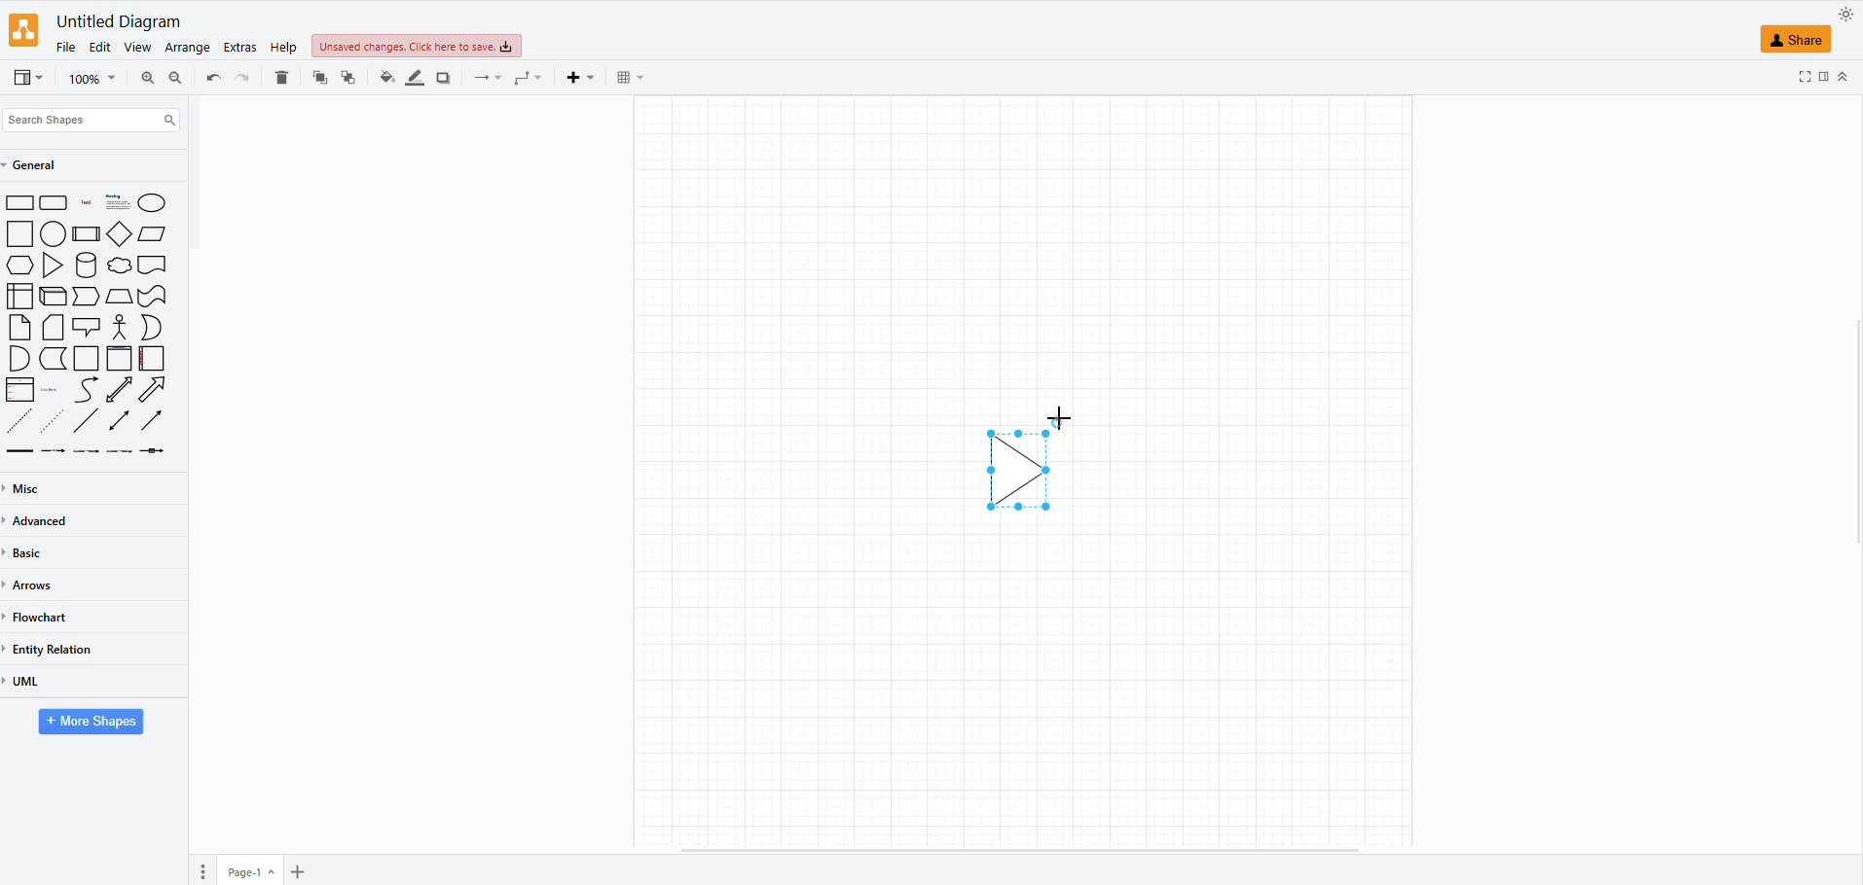  I want to click on to front, so click(349, 75).